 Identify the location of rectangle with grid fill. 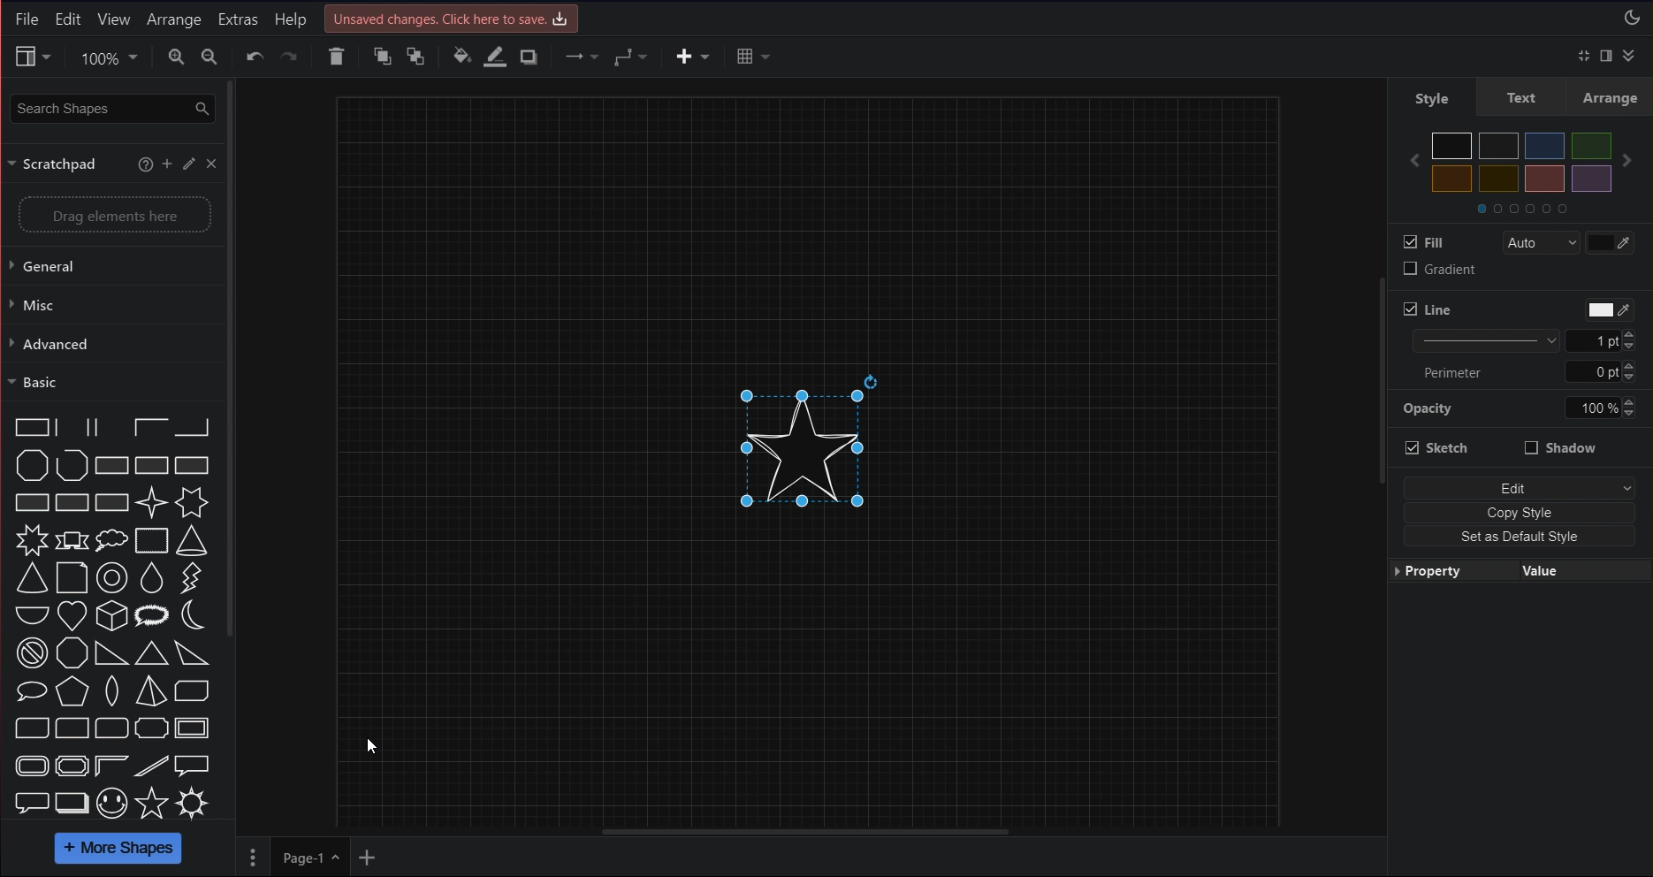
(72, 502).